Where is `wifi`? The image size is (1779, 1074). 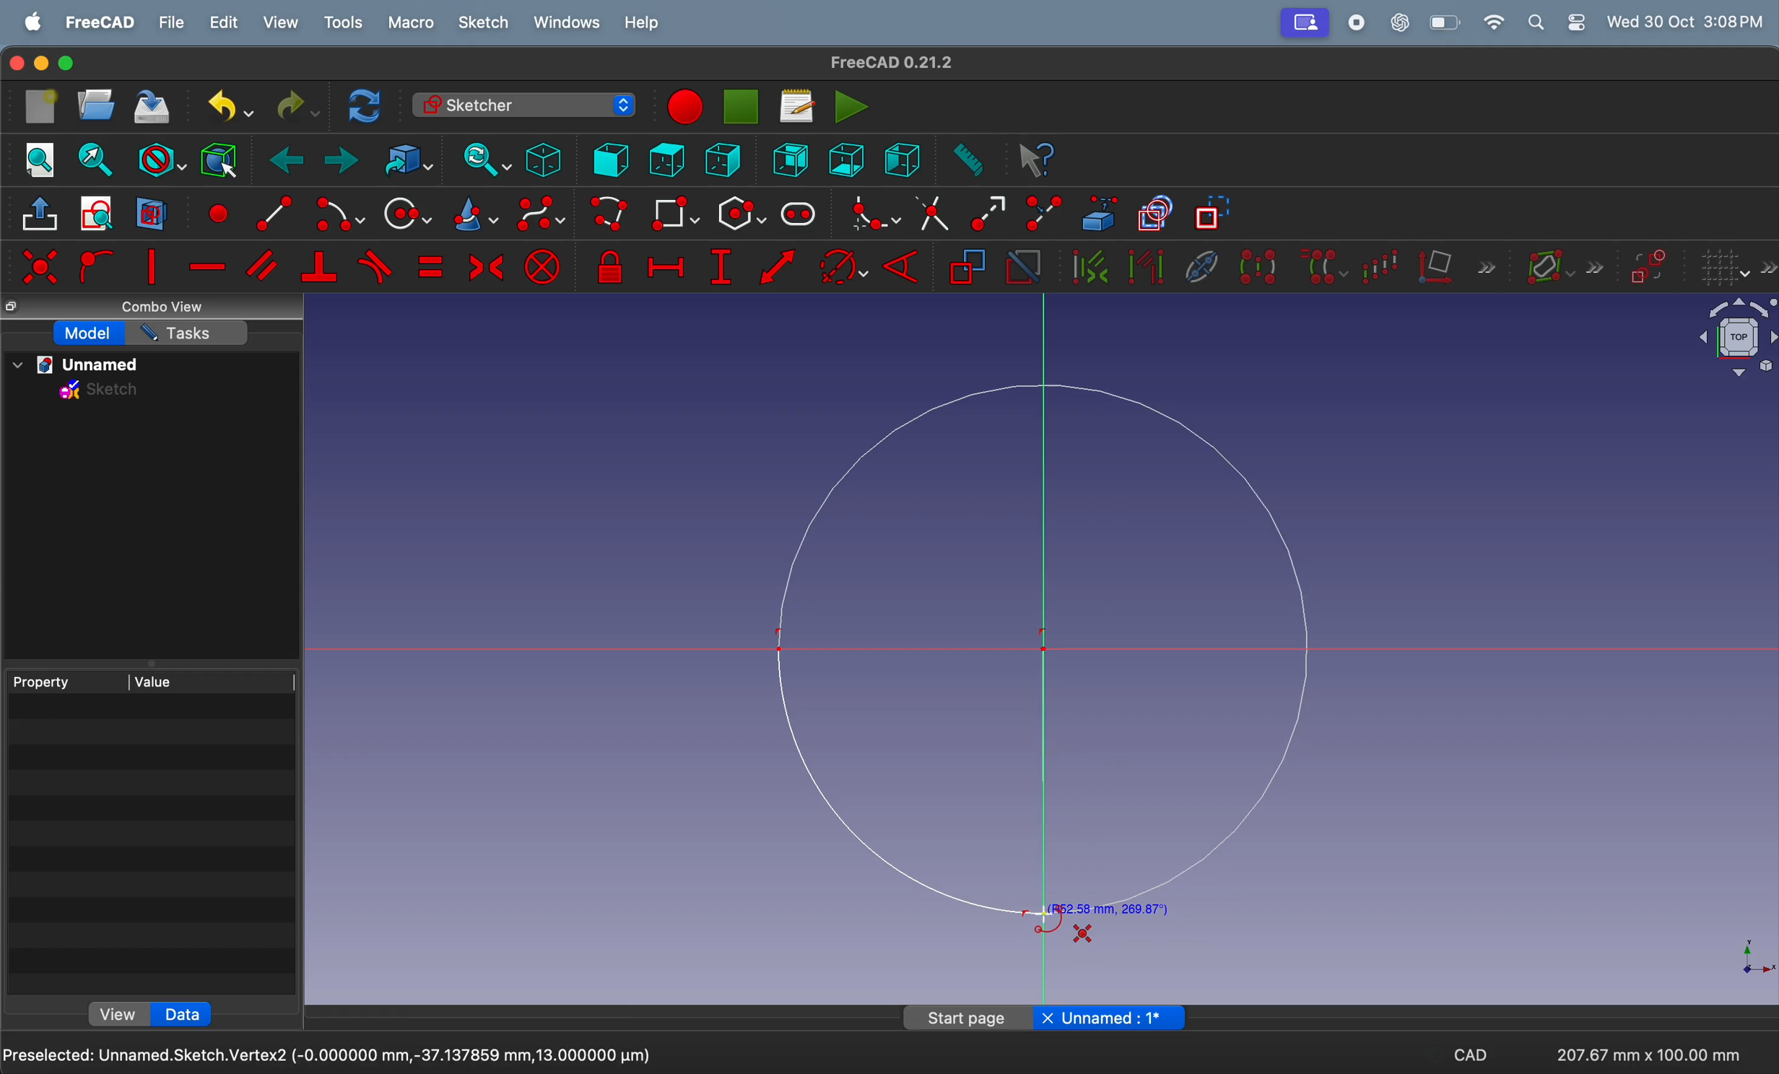 wifi is located at coordinates (1494, 22).